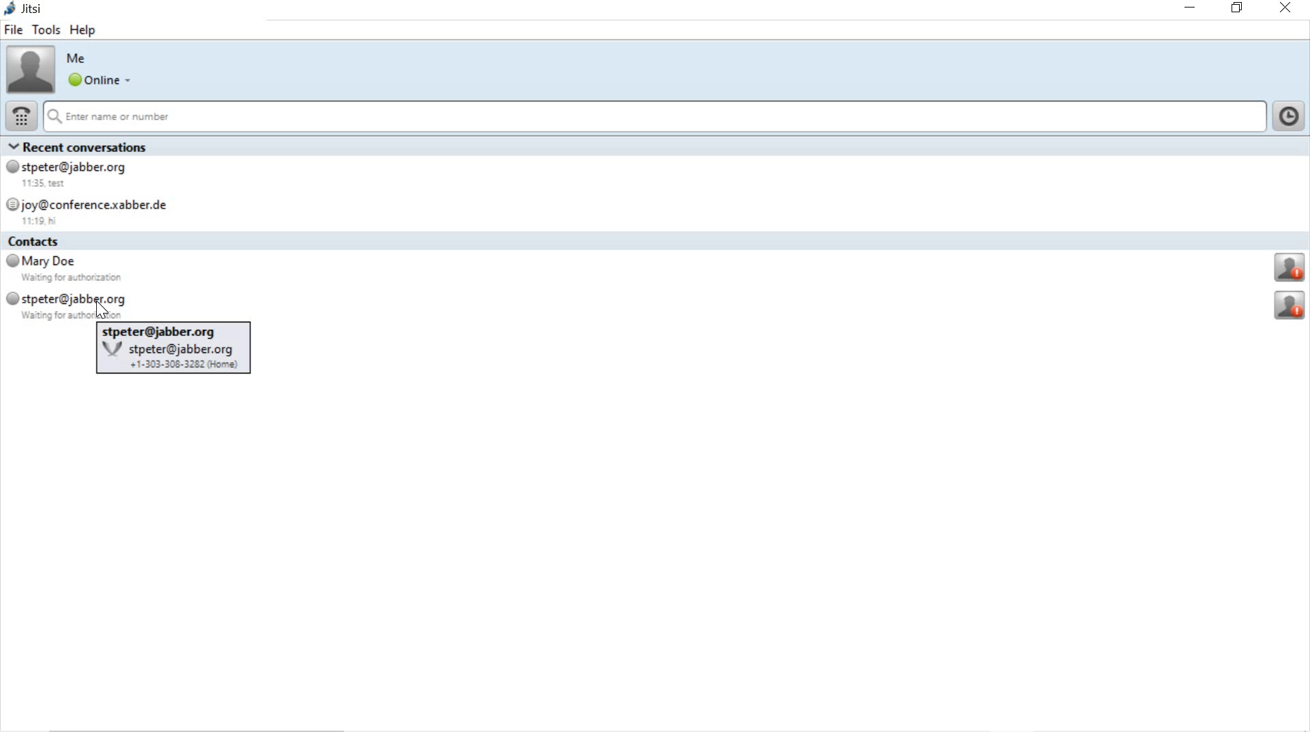 The width and height of the screenshot is (1310, 732). Describe the element at coordinates (46, 30) in the screenshot. I see `tools` at that location.